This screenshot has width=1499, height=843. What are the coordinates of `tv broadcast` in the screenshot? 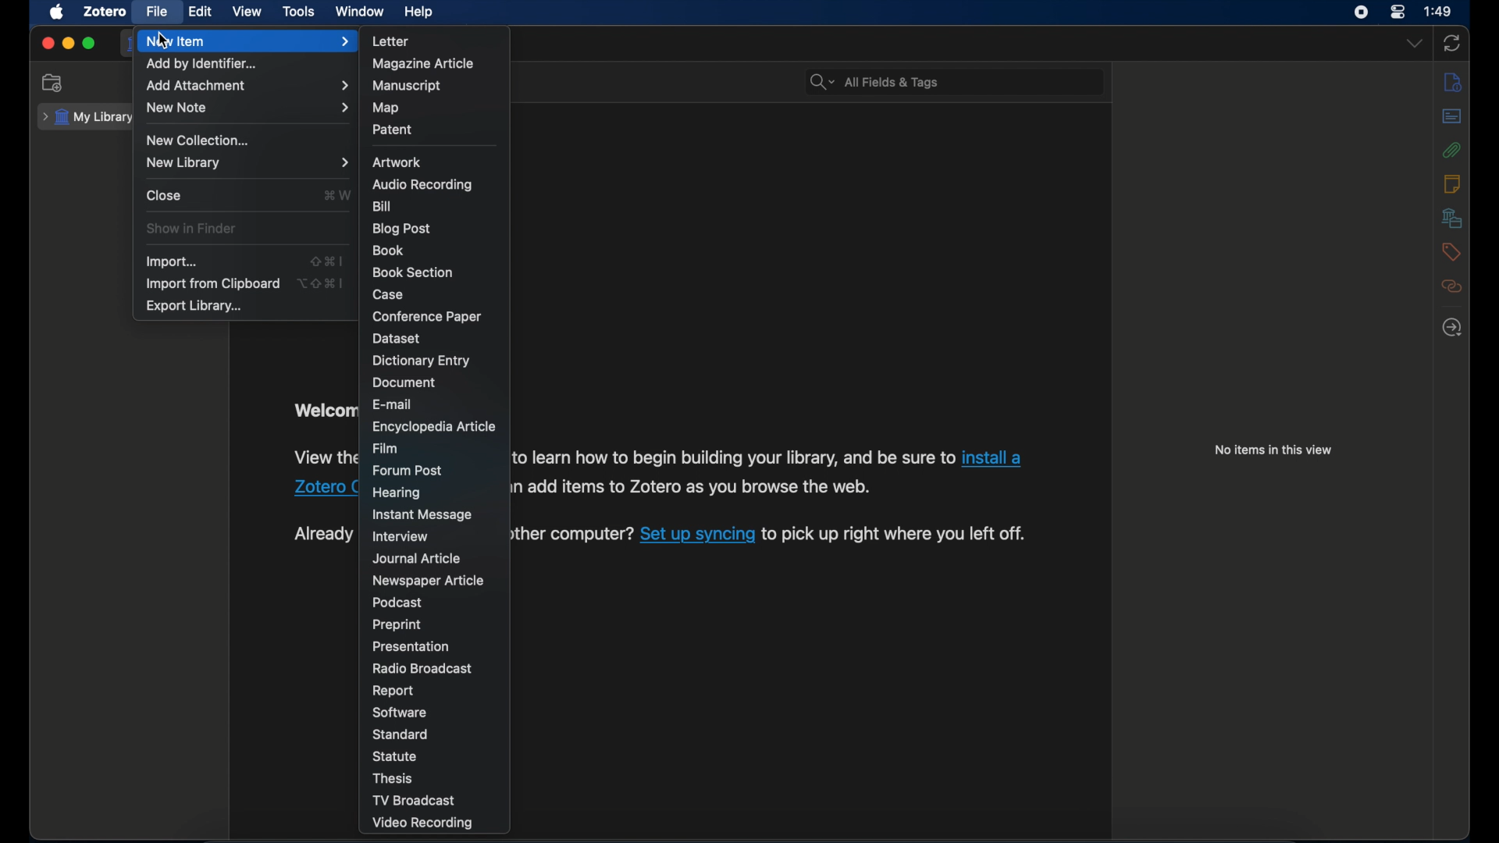 It's located at (417, 800).